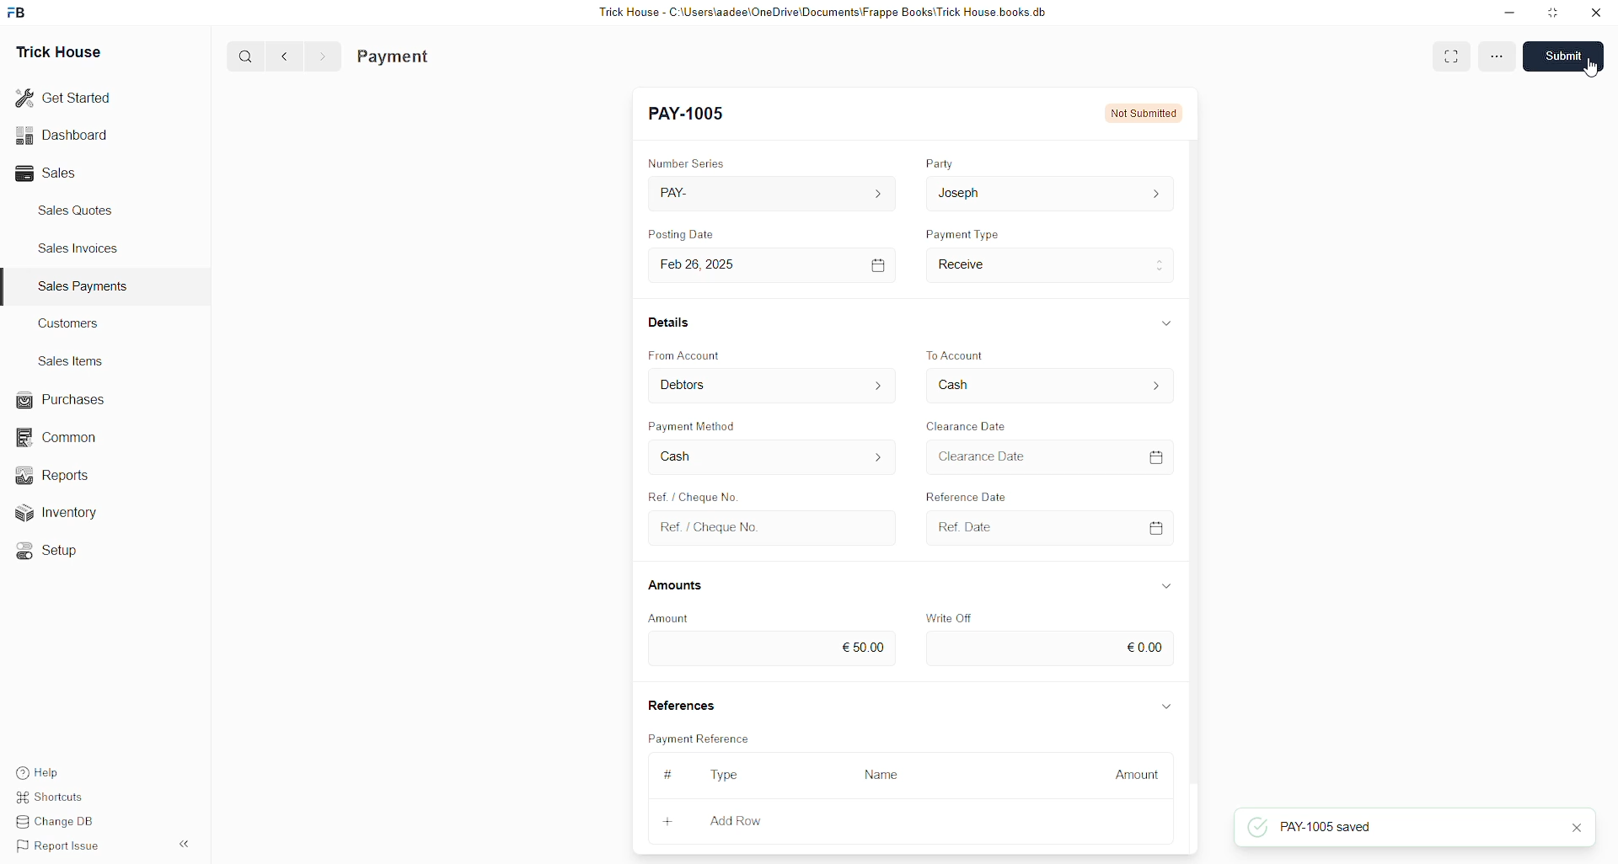 The image size is (1618, 864). Describe the element at coordinates (83, 248) in the screenshot. I see `Sales Invoices` at that location.